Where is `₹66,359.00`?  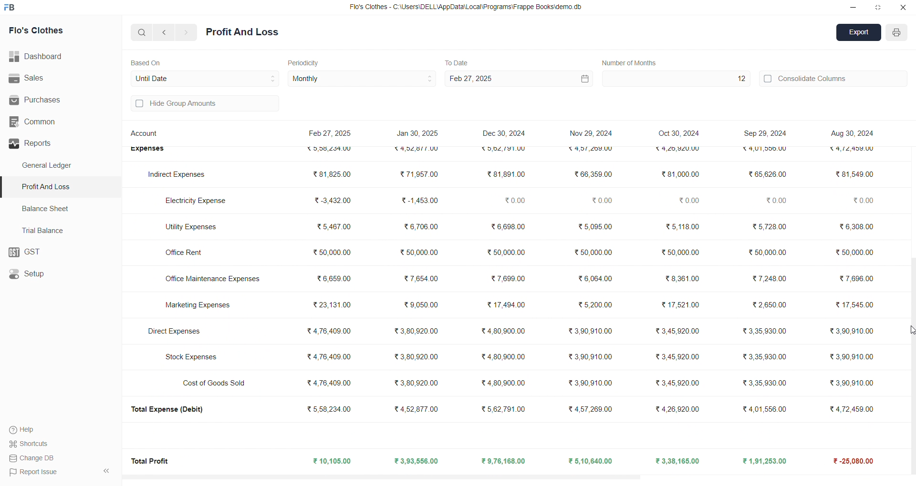
₹66,359.00 is located at coordinates (593, 173).